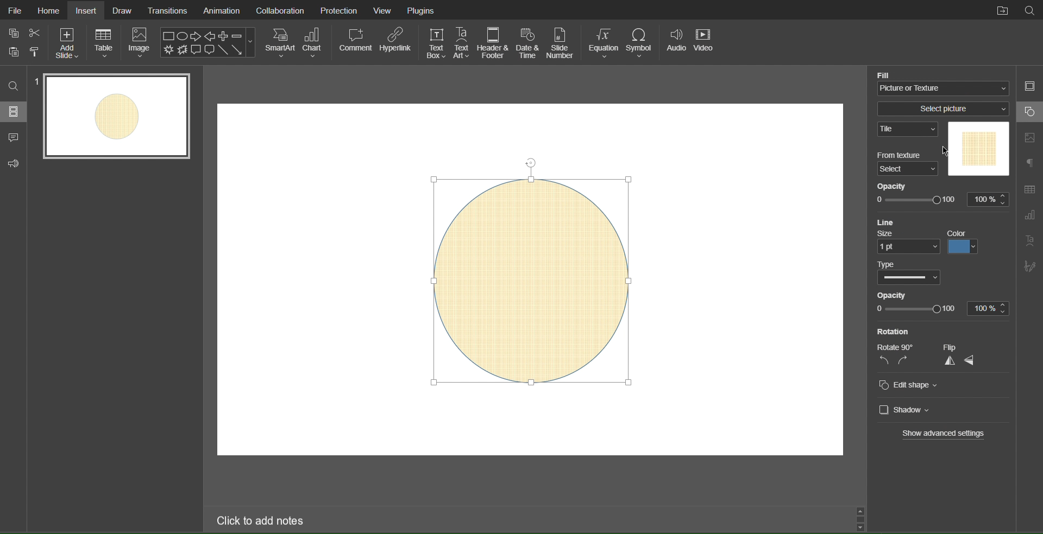 This screenshot has width=1043, height=534. I want to click on Hyperlink, so click(396, 42).